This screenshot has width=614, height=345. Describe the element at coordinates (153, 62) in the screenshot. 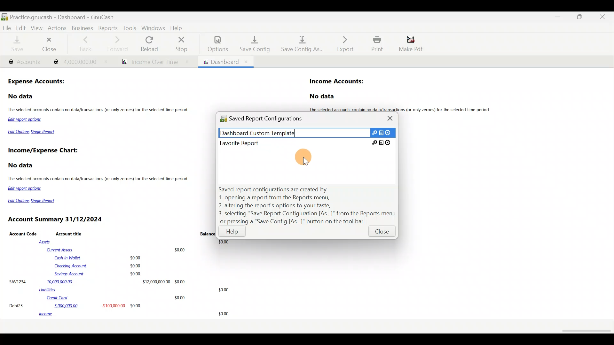

I see `Report` at that location.